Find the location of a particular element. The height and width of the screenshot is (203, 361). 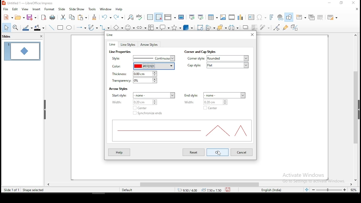

thickness is located at coordinates (118, 74).